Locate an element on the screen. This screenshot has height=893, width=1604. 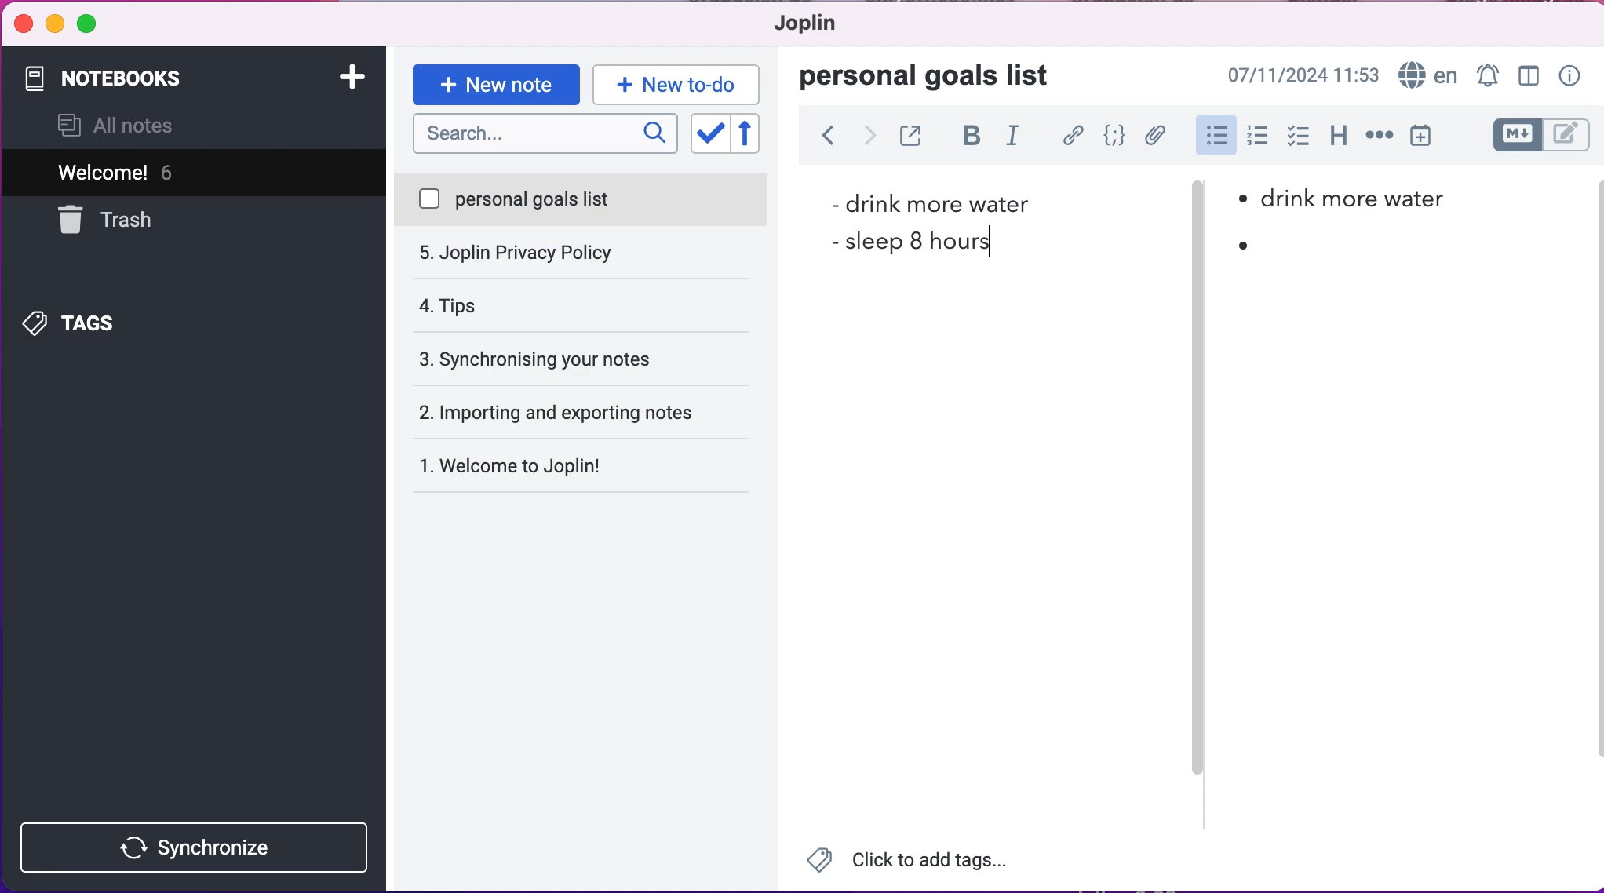
reverse sort order is located at coordinates (755, 134).